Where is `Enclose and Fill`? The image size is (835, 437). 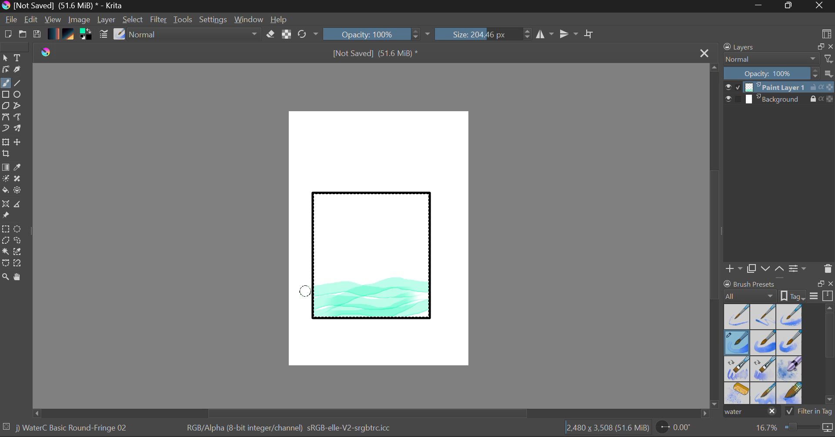 Enclose and Fill is located at coordinates (19, 191).